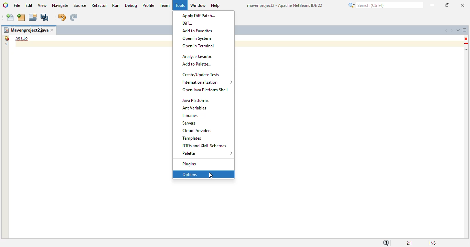  What do you see at coordinates (467, 49) in the screenshot?
I see `current line` at bounding box center [467, 49].